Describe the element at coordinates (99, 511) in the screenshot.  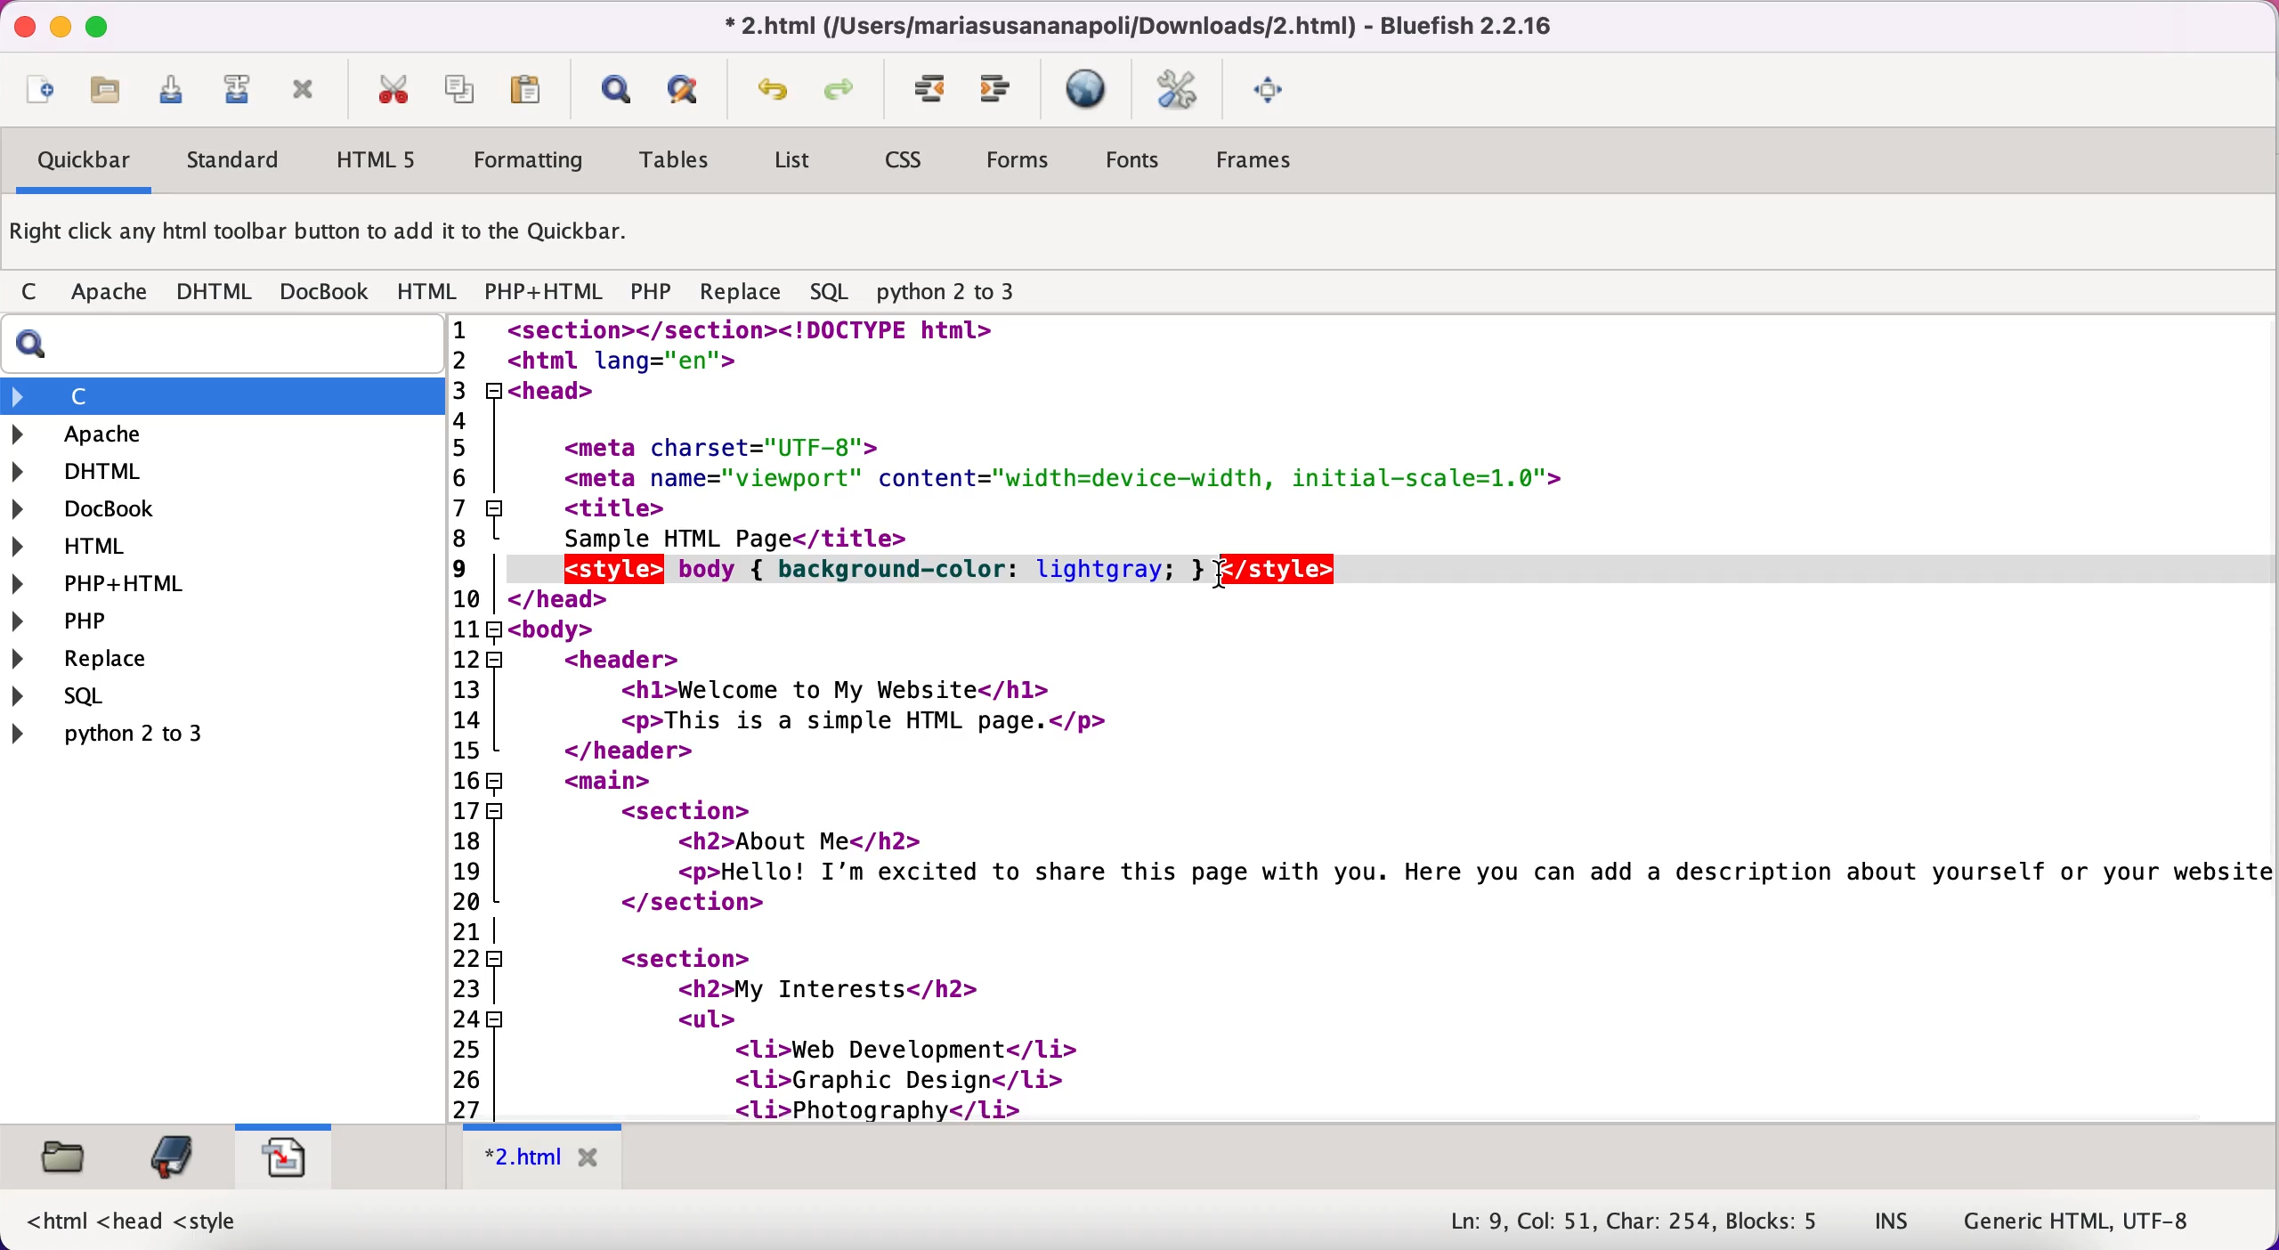
I see `docbook` at that location.